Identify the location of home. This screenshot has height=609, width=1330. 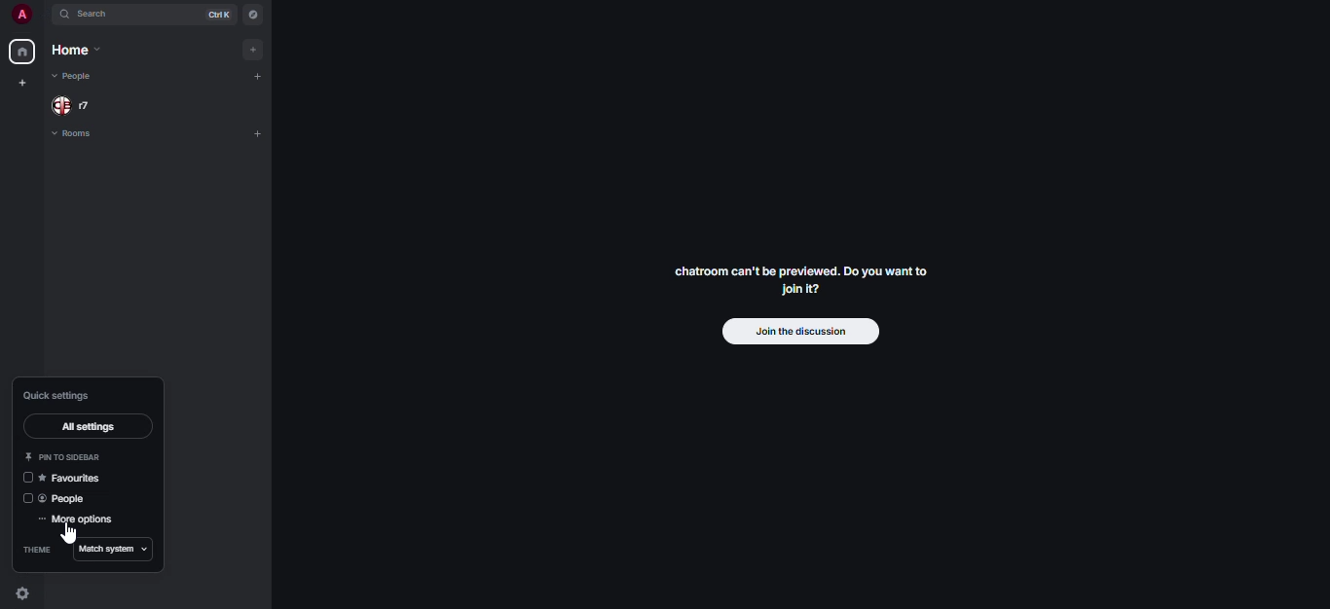
(24, 52).